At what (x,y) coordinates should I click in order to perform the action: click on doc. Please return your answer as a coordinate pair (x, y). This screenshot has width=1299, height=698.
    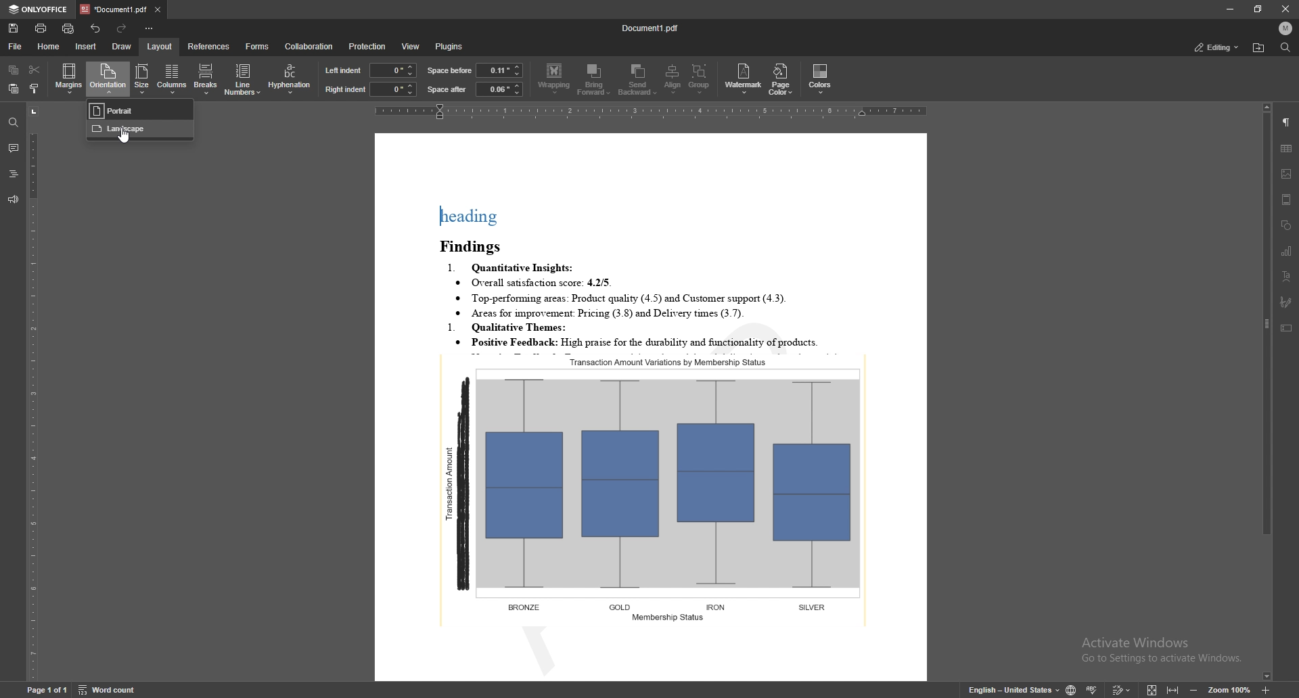
    Looking at the image, I should click on (652, 407).